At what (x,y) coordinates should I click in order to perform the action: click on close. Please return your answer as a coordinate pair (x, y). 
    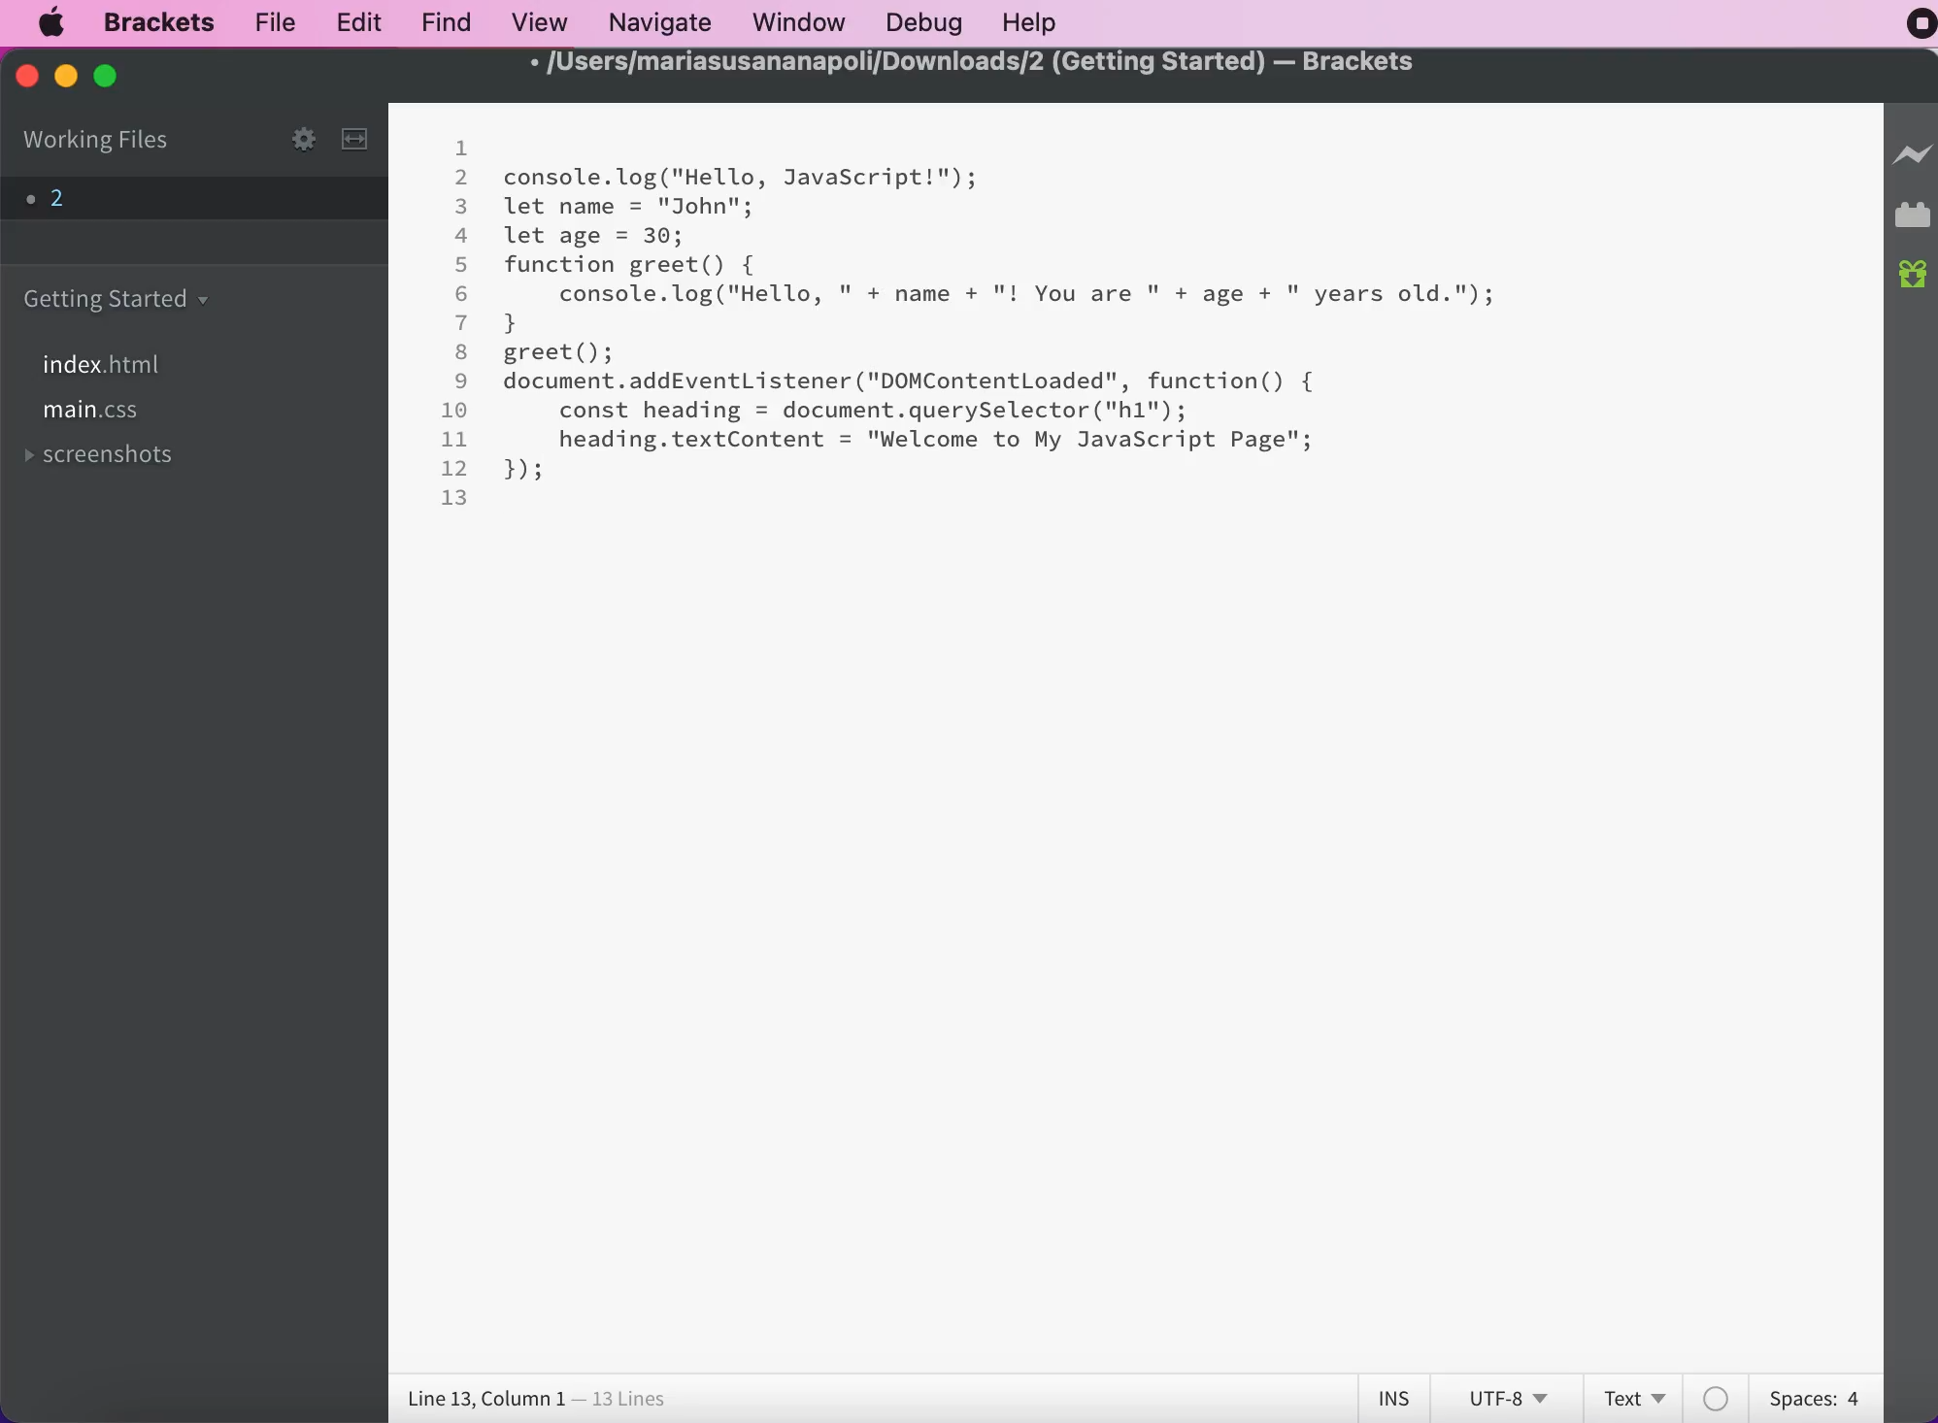
    Looking at the image, I should click on (20, 79).